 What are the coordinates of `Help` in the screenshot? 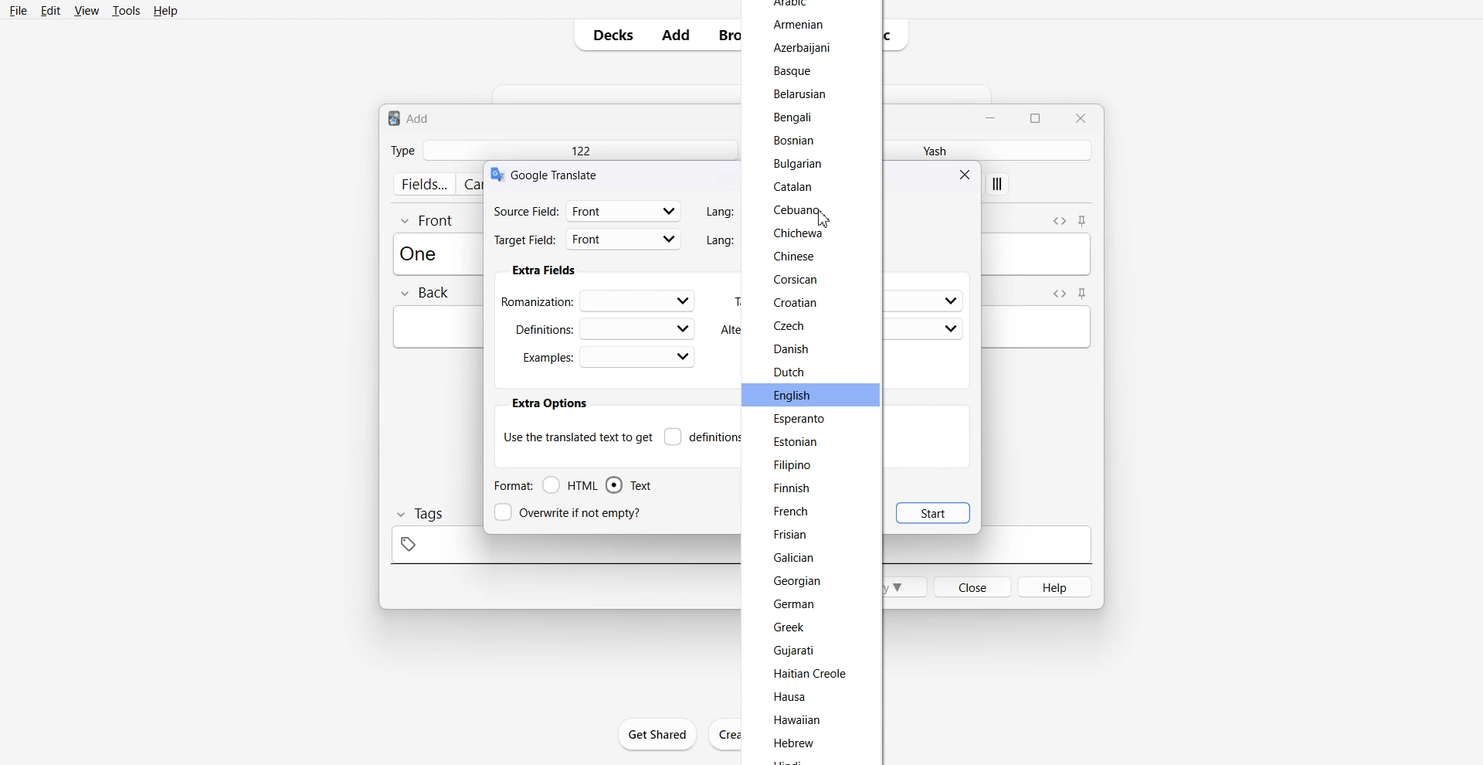 It's located at (166, 10).